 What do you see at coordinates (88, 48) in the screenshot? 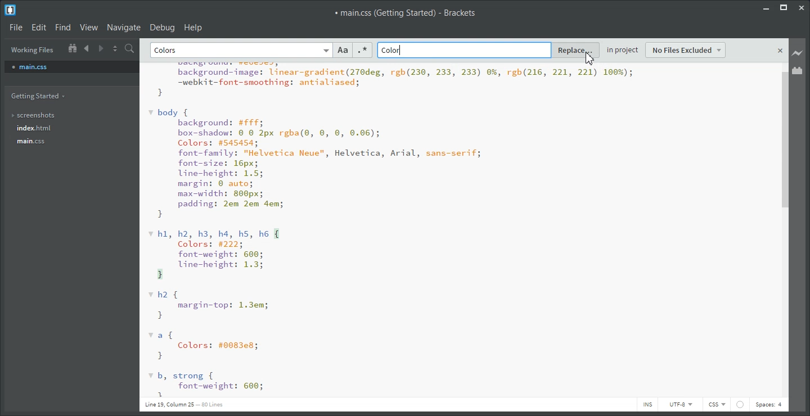
I see `Navigate Backward` at bounding box center [88, 48].